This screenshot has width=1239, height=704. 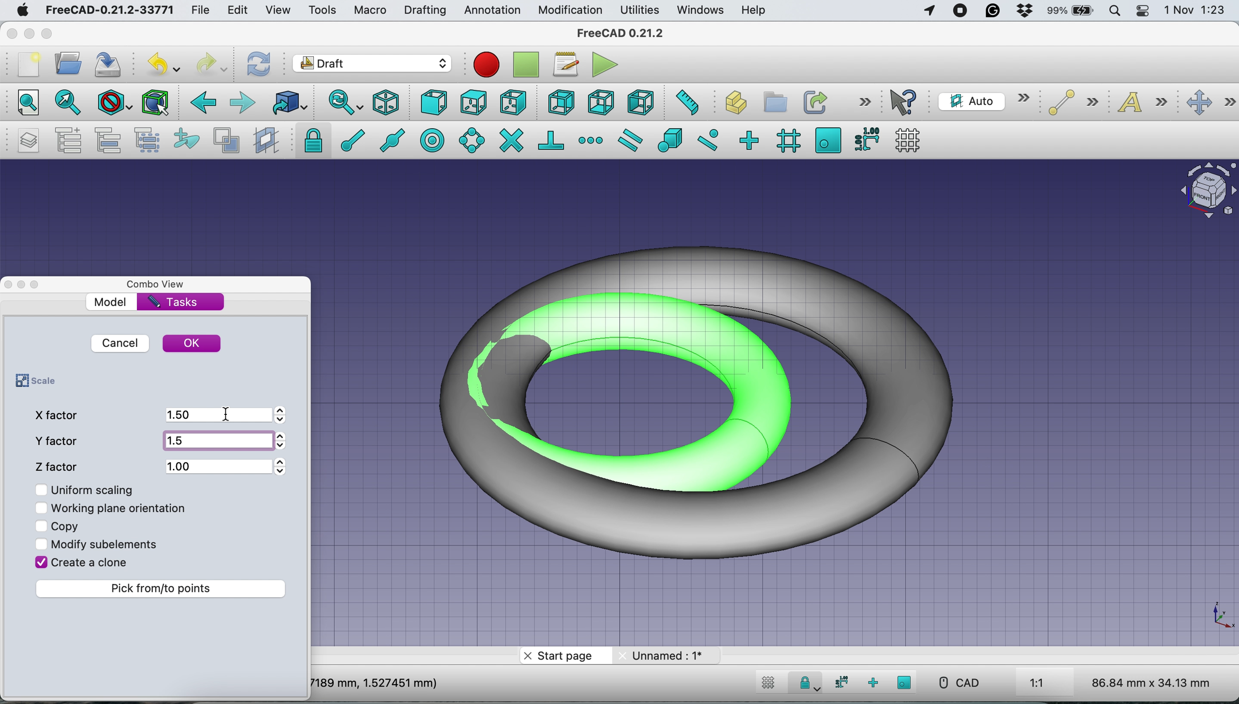 What do you see at coordinates (69, 140) in the screenshot?
I see `add a new named group` at bounding box center [69, 140].